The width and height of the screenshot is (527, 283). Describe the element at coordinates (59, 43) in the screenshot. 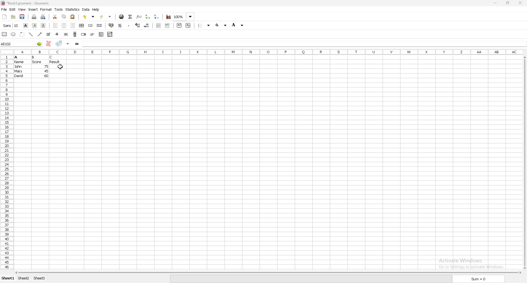

I see `accept change` at that location.